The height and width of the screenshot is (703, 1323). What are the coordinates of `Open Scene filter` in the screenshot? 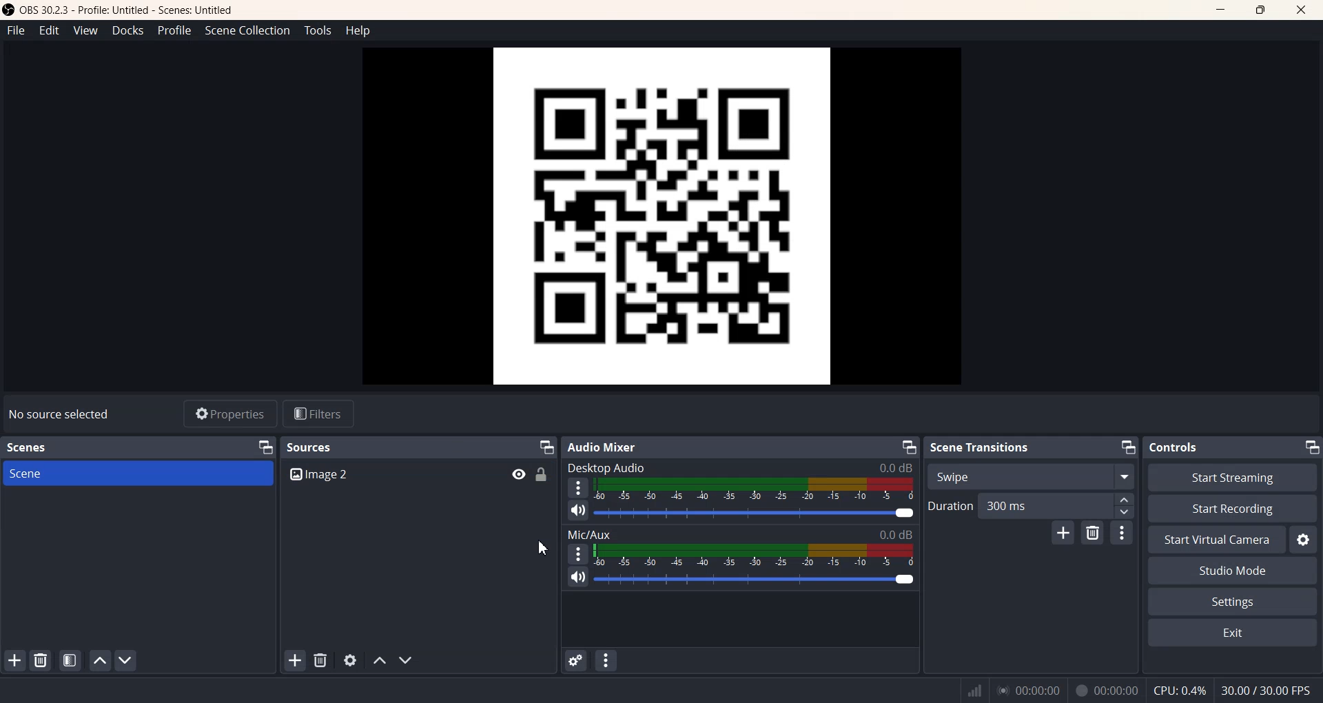 It's located at (68, 661).